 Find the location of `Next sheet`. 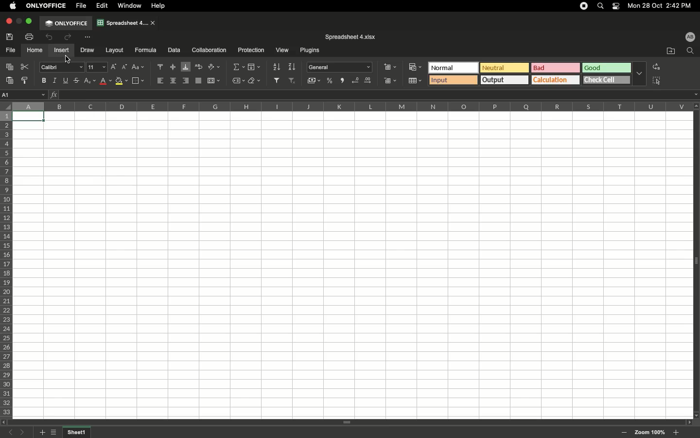

Next sheet is located at coordinates (25, 433).